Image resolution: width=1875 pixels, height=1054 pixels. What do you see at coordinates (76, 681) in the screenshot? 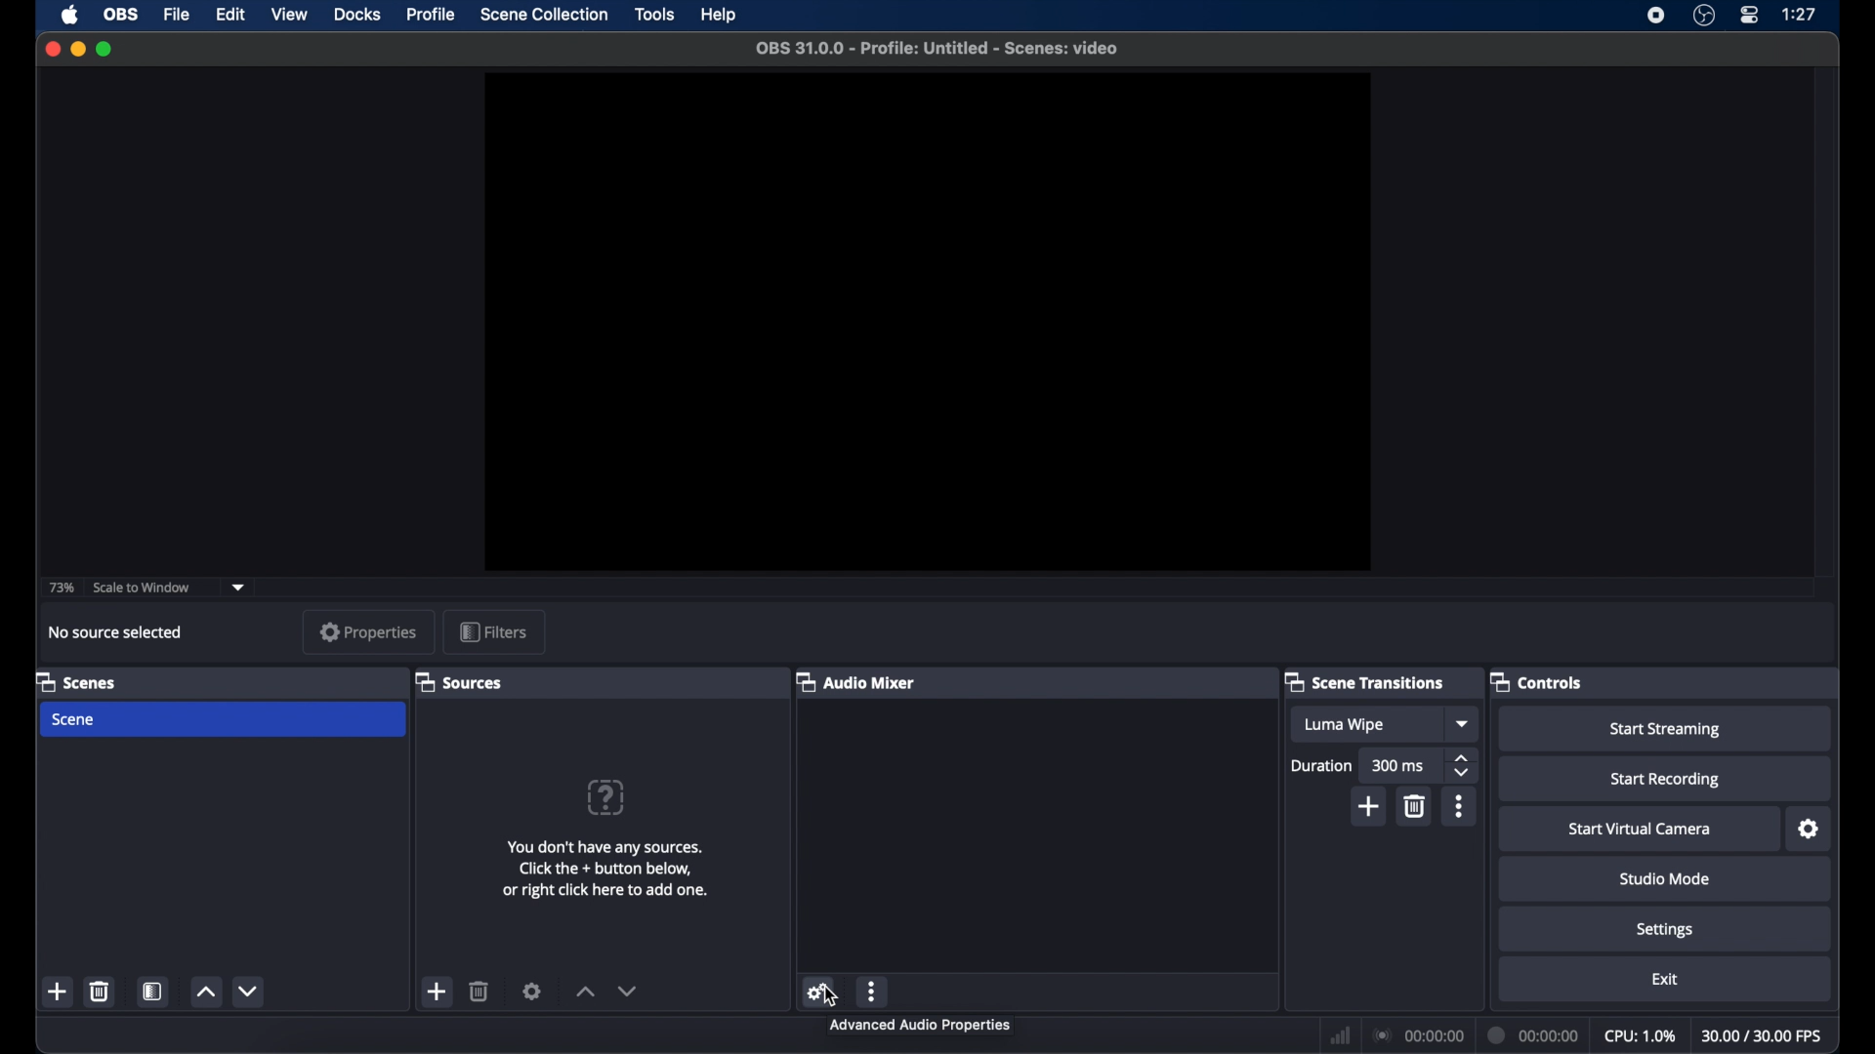
I see `scene` at bounding box center [76, 681].